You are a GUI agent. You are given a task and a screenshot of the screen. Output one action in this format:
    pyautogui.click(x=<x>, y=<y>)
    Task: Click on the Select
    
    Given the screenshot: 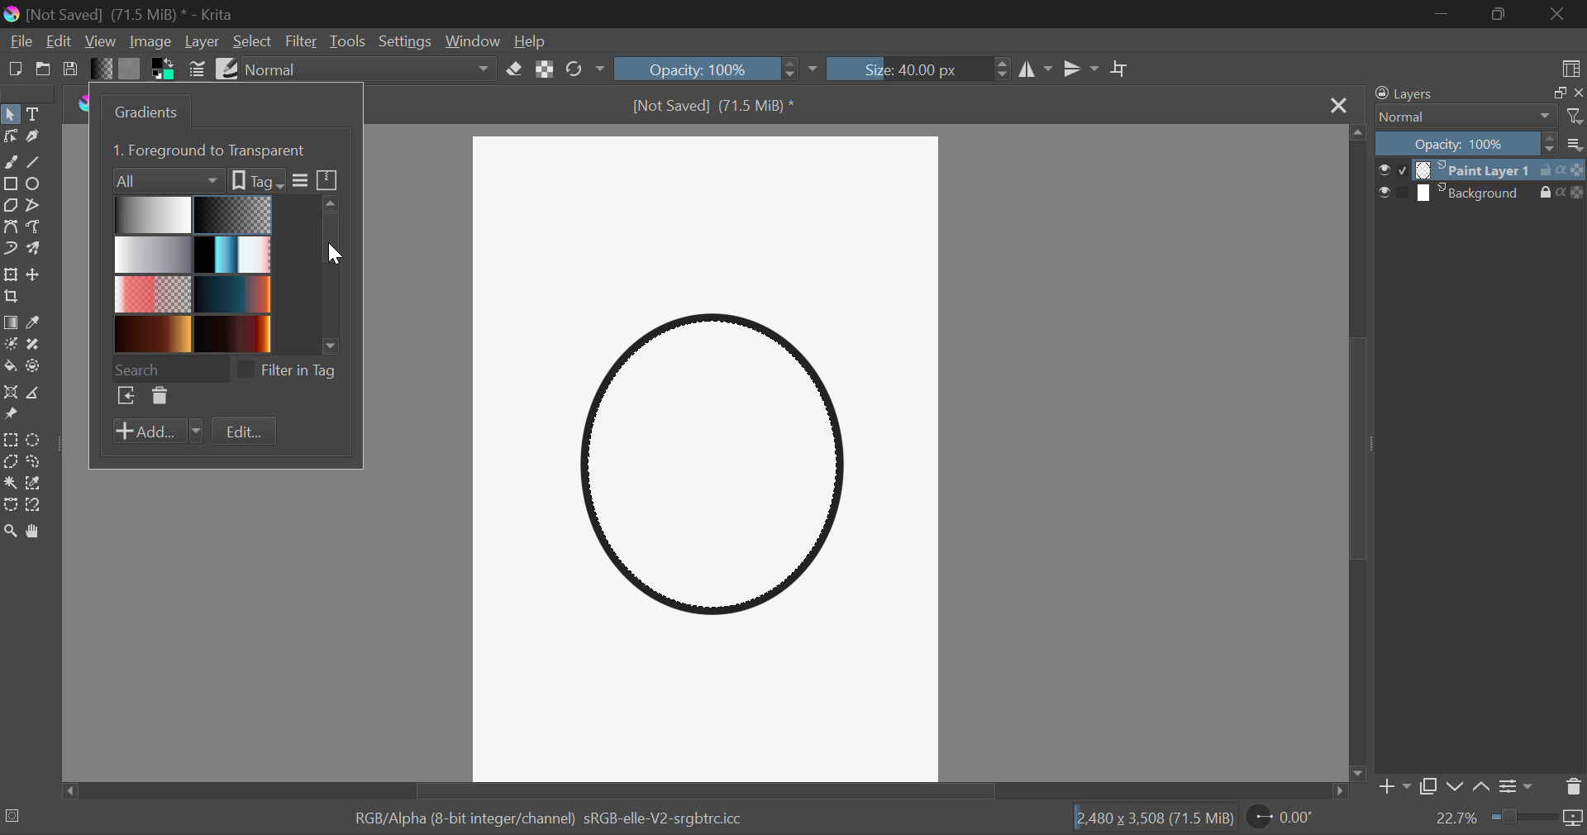 What is the action you would take?
    pyautogui.click(x=11, y=114)
    